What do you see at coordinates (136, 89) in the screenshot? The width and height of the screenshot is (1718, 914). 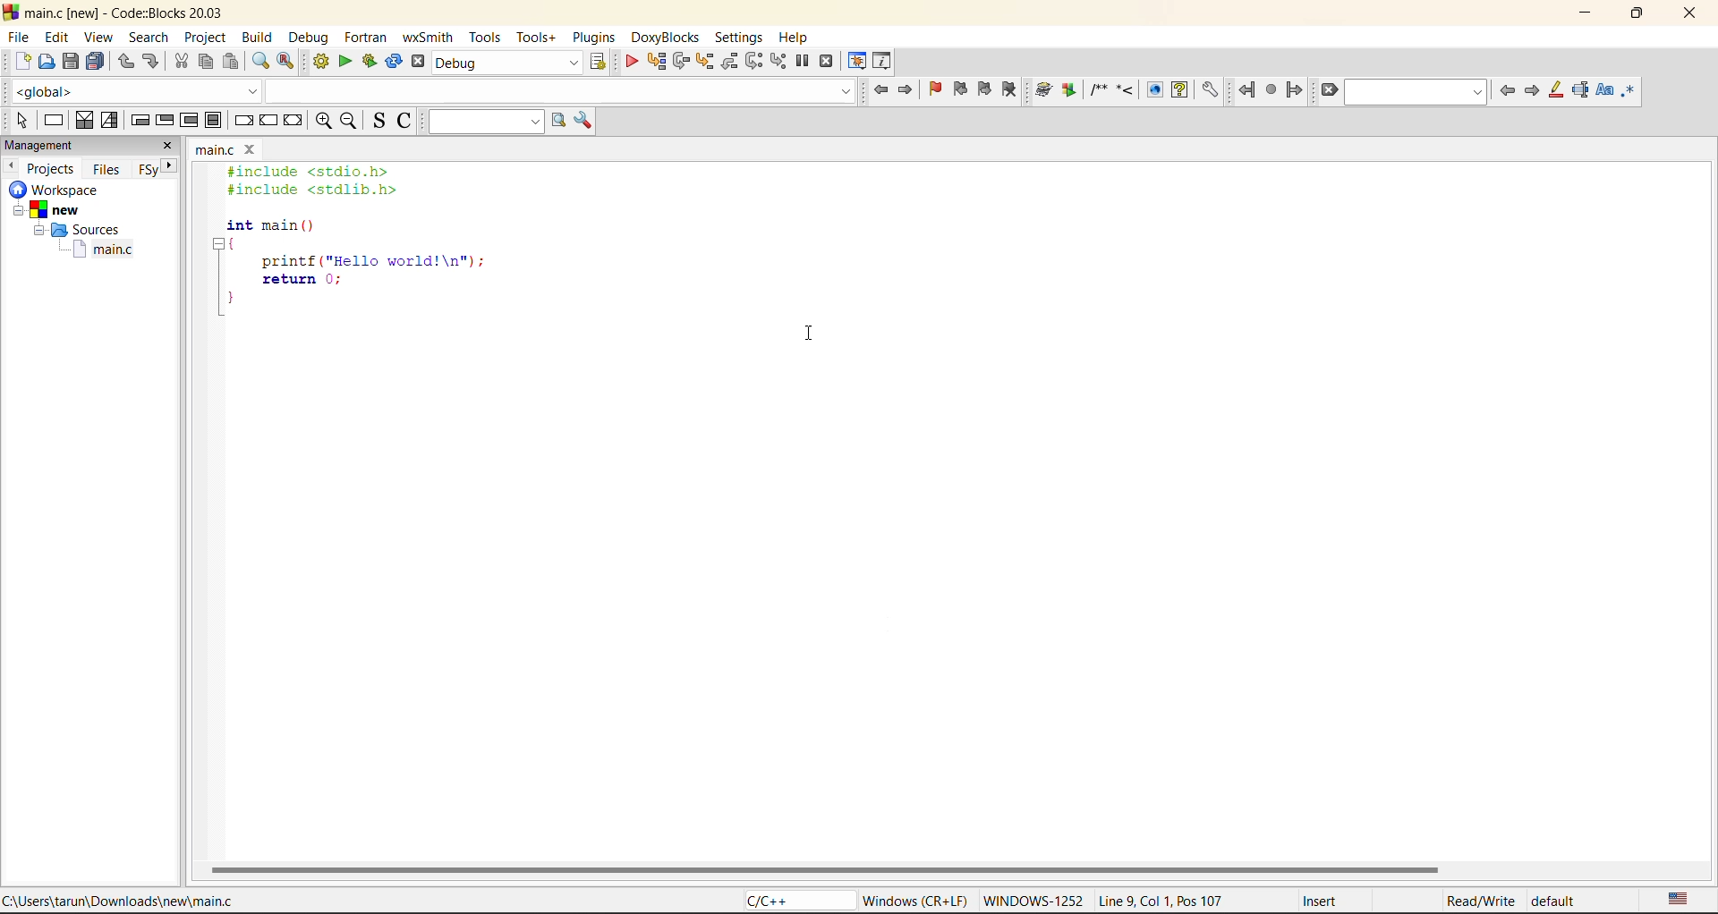 I see `<global>` at bounding box center [136, 89].